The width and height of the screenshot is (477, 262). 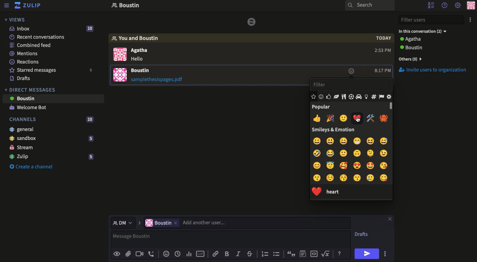 What do you see at coordinates (382, 51) in the screenshot?
I see `2:53 PM` at bounding box center [382, 51].